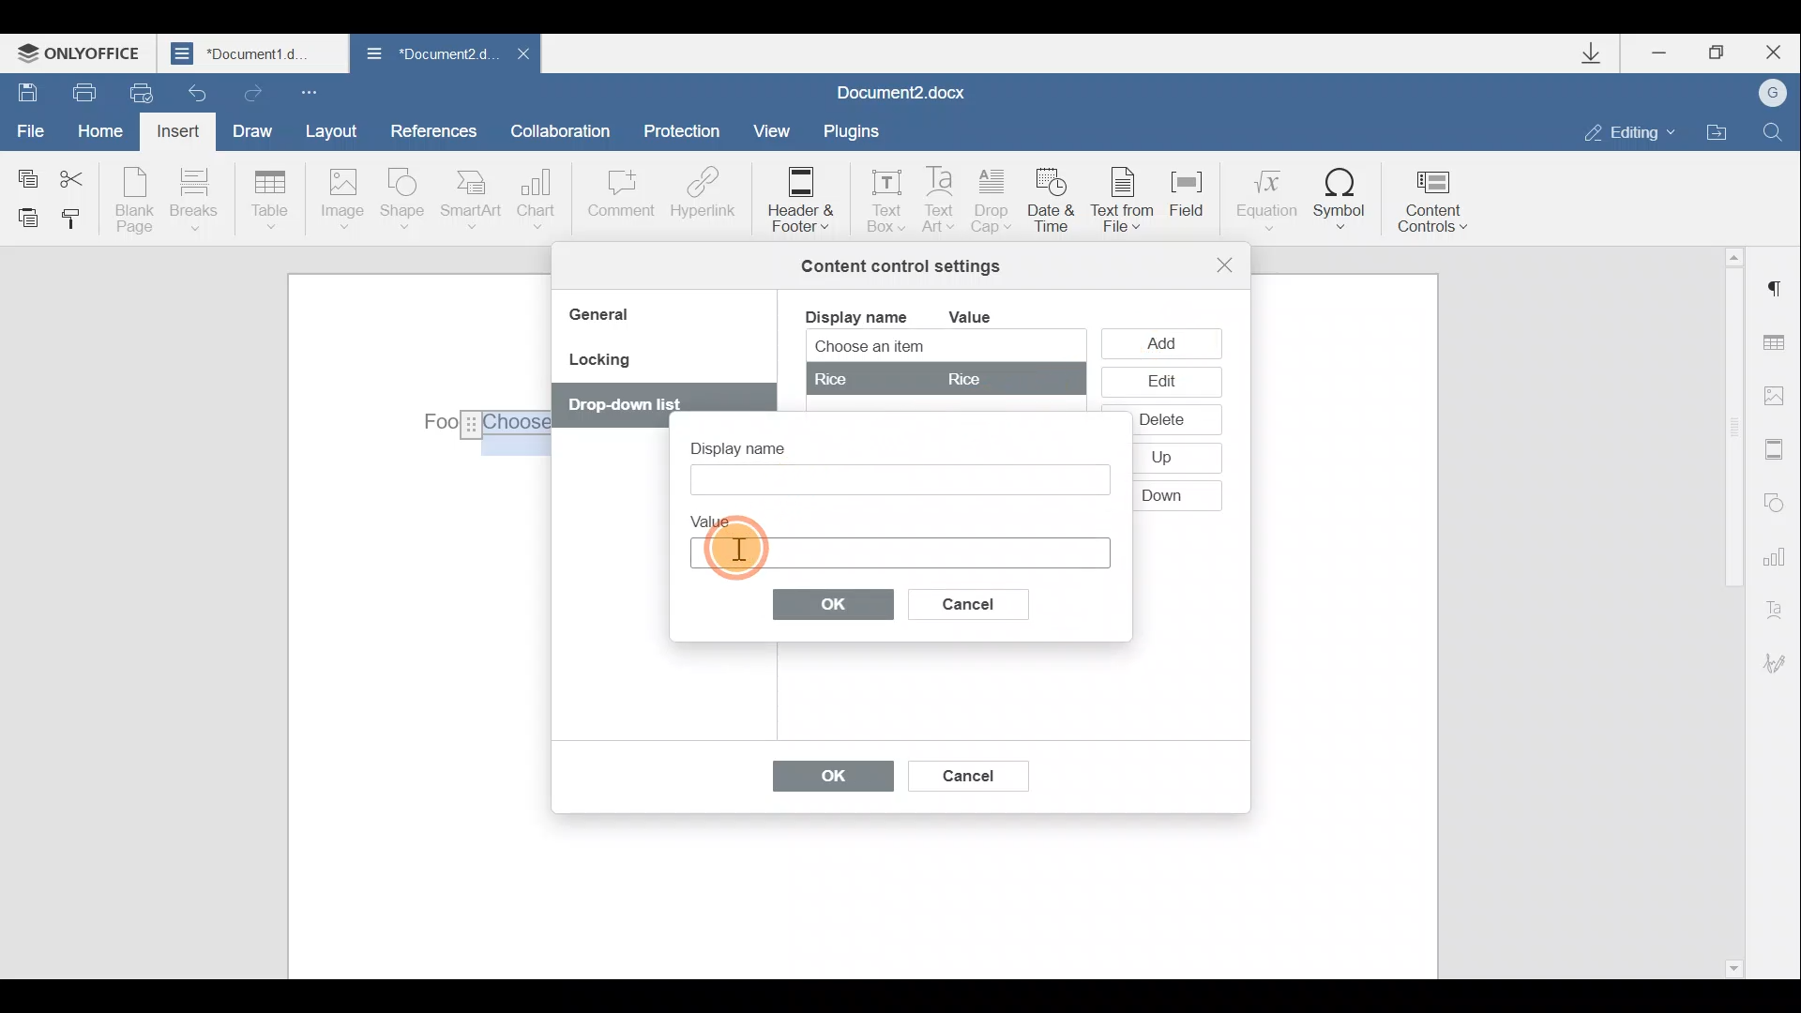 The width and height of the screenshot is (1801, 1013). What do you see at coordinates (432, 129) in the screenshot?
I see `References` at bounding box center [432, 129].